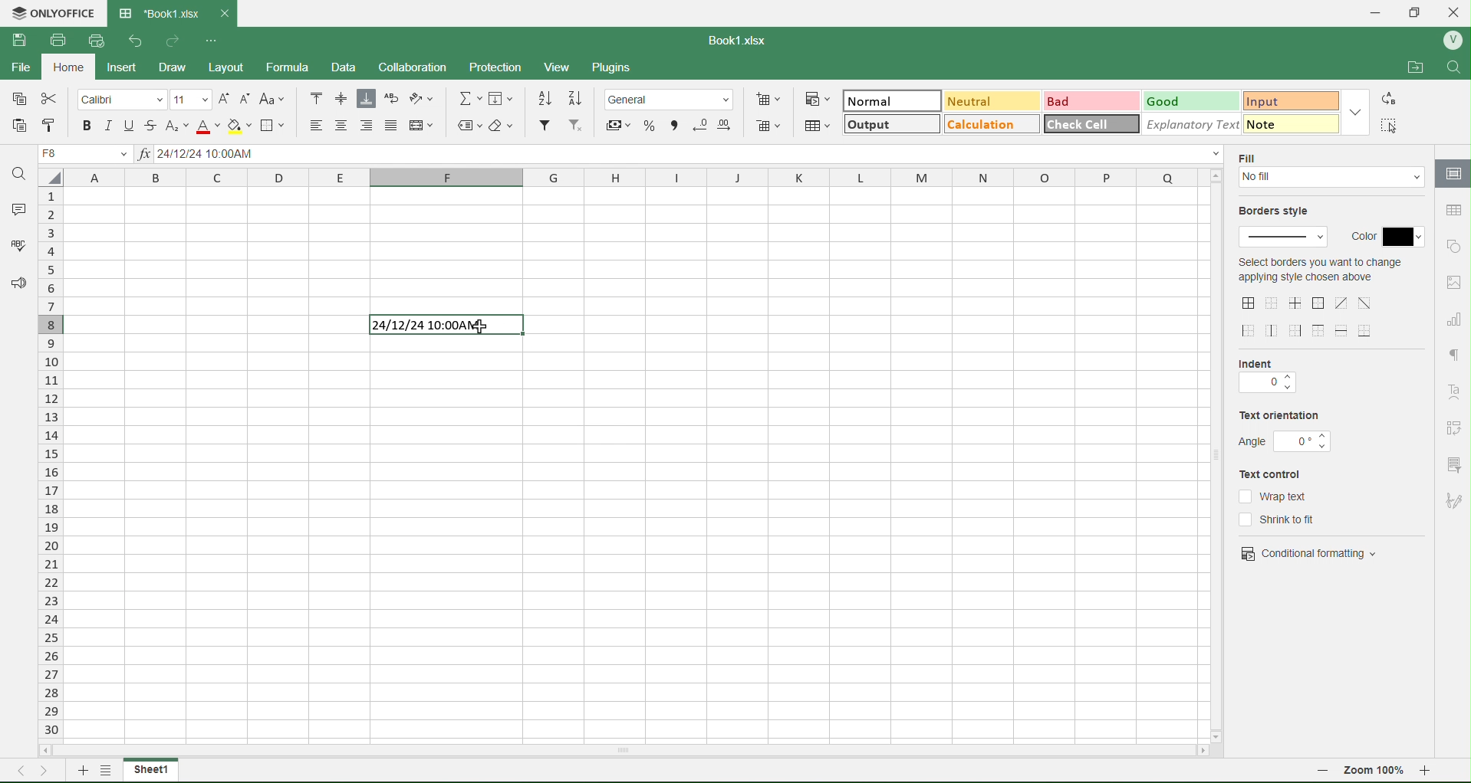  Describe the element at coordinates (742, 38) in the screenshot. I see `Book1.xlsx` at that location.